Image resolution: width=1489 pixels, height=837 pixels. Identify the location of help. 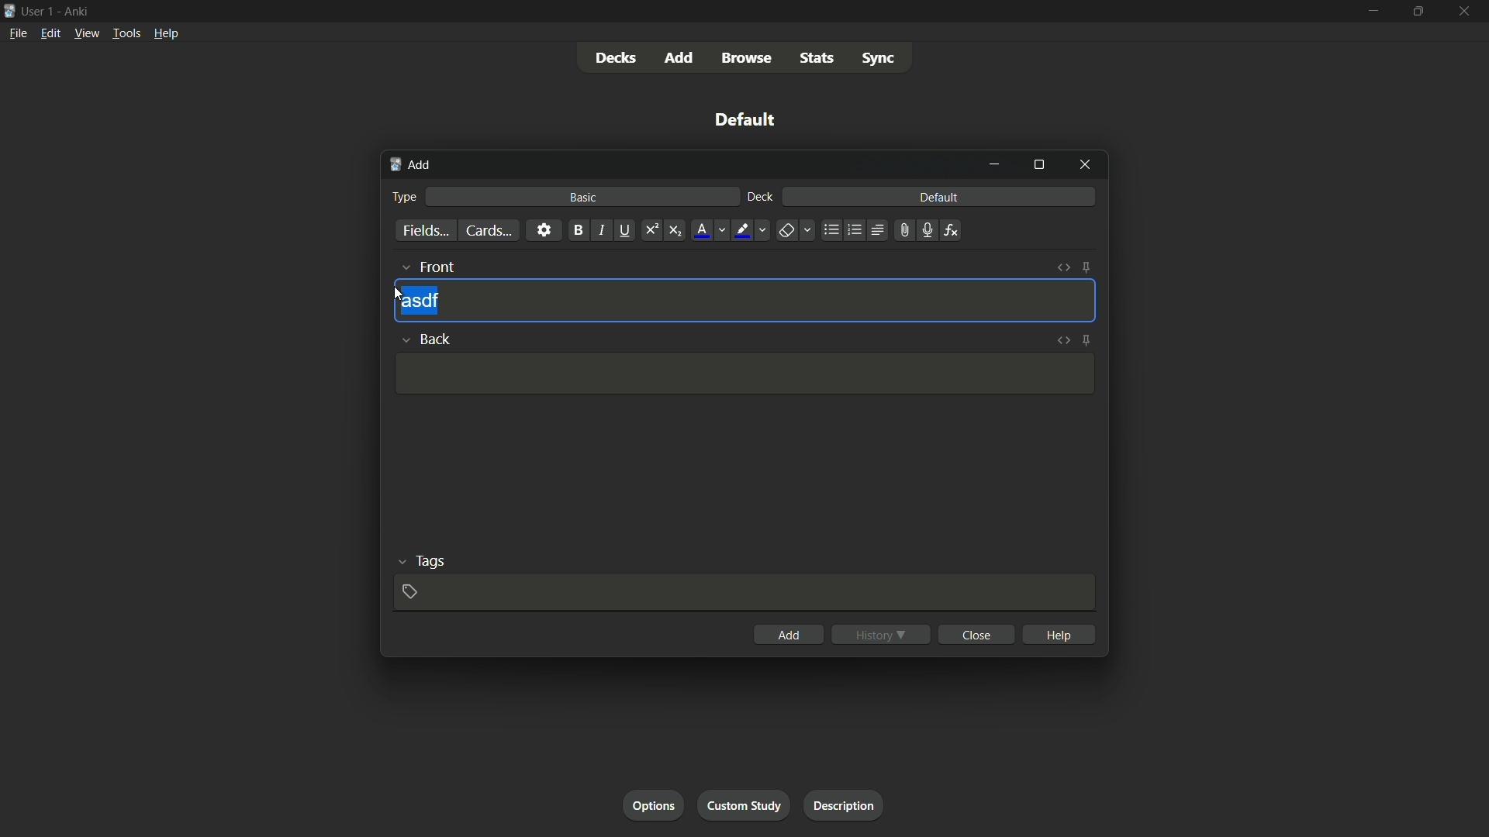
(167, 36).